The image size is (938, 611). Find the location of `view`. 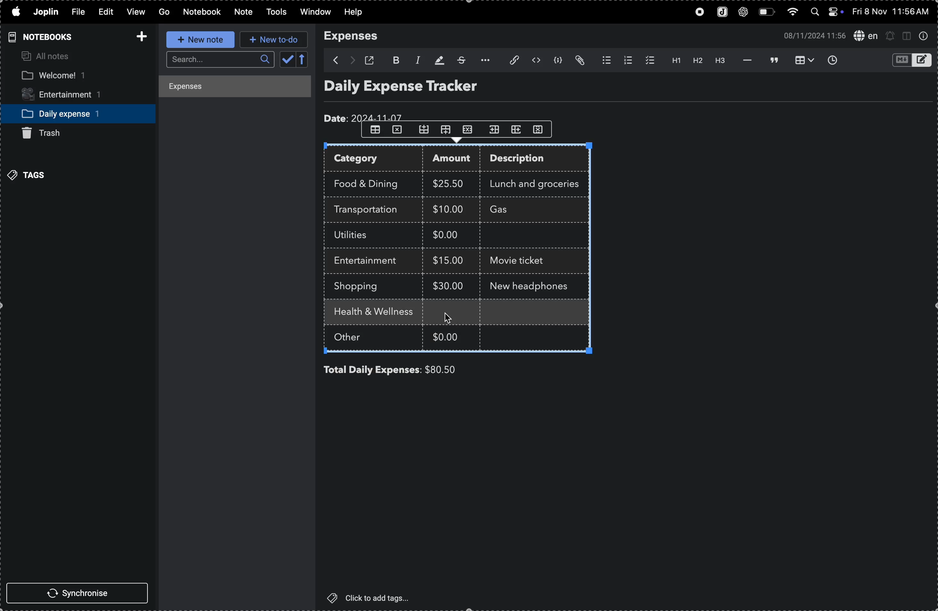

view is located at coordinates (134, 13).